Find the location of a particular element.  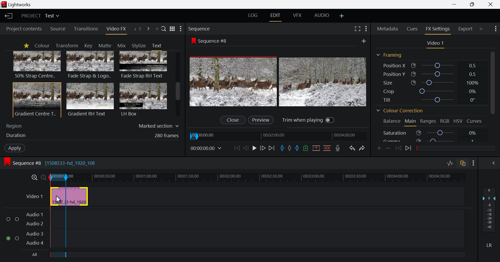

Gradient RH Text is located at coordinates (89, 99).